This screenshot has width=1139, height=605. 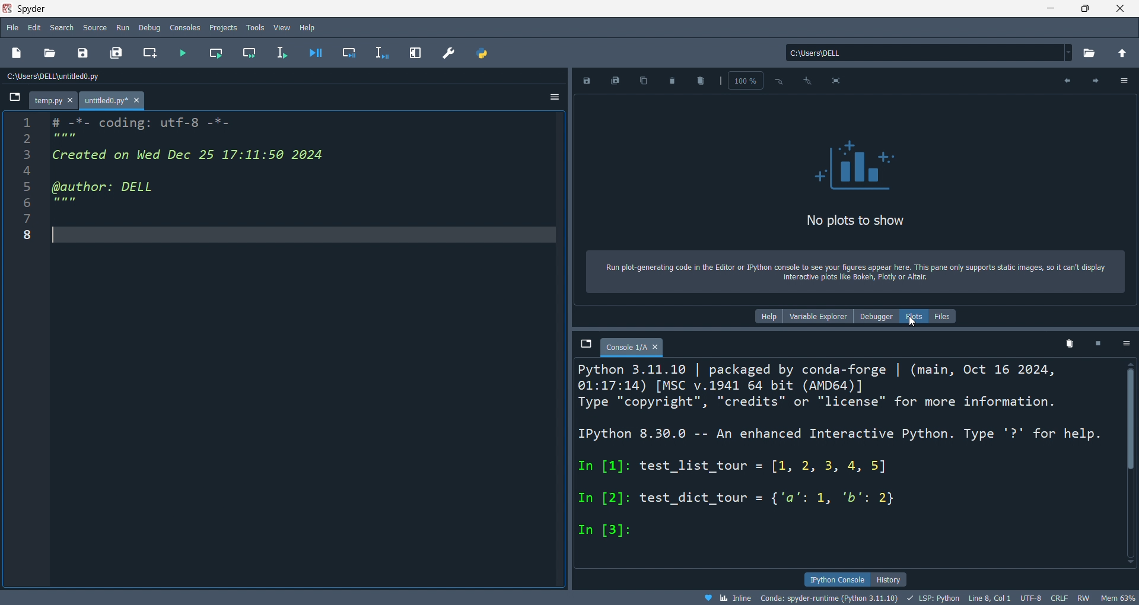 What do you see at coordinates (1064, 80) in the screenshot?
I see `go back` at bounding box center [1064, 80].